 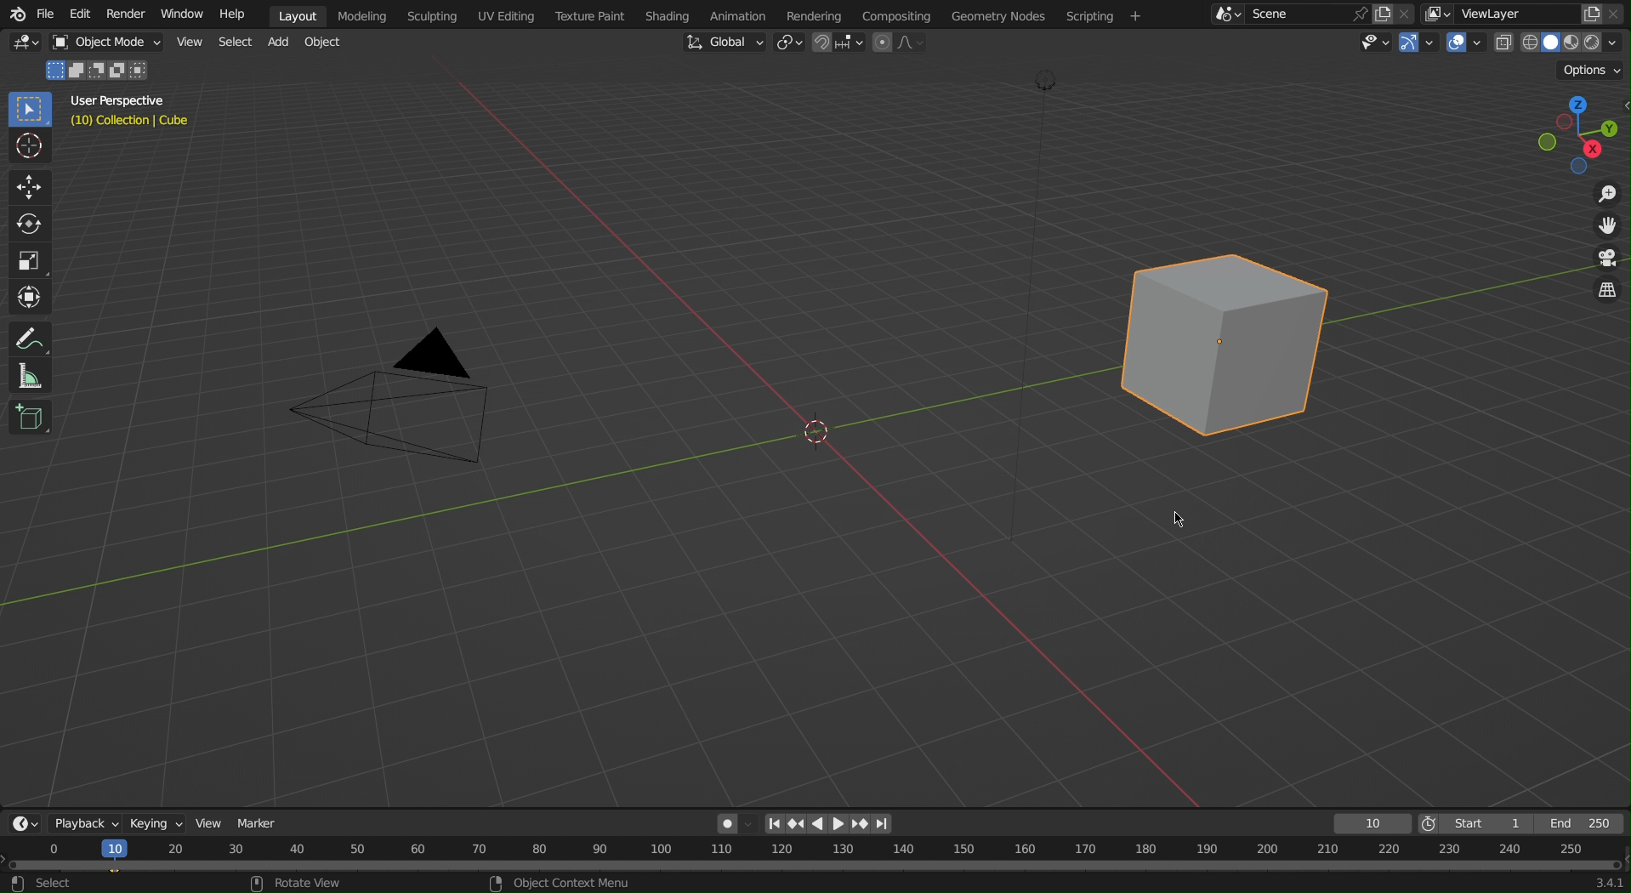 I want to click on ViewLayer, so click(x=1505, y=14).